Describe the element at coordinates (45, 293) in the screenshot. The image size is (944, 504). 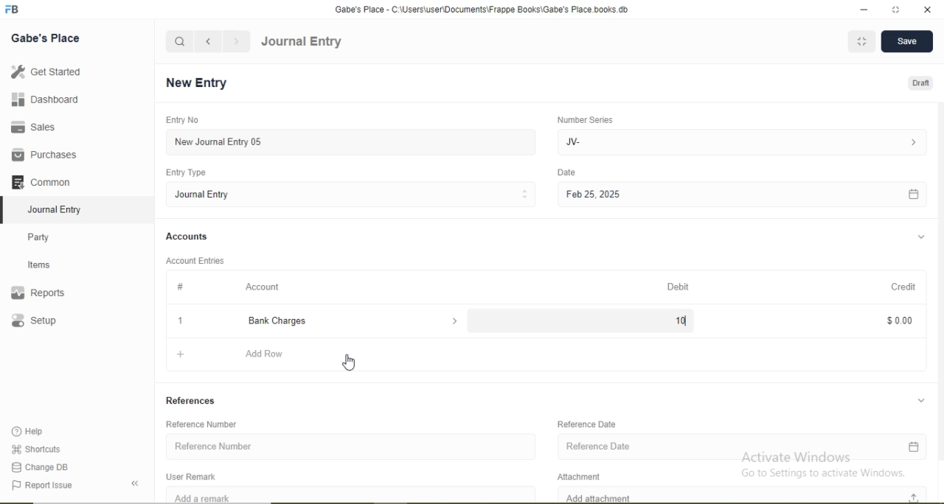
I see `Reports` at that location.